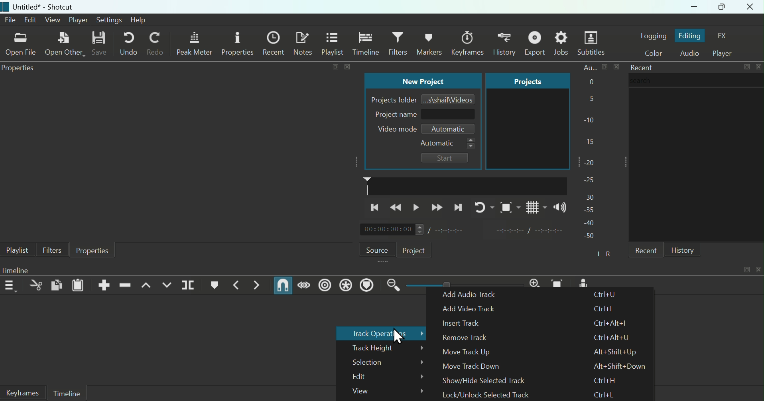  Describe the element at coordinates (447, 143) in the screenshot. I see `Automatic` at that location.